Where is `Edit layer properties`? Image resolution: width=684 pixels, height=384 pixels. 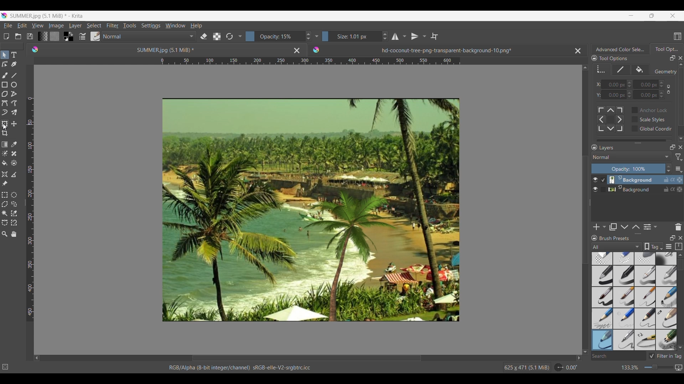
Edit layer properties is located at coordinates (647, 227).